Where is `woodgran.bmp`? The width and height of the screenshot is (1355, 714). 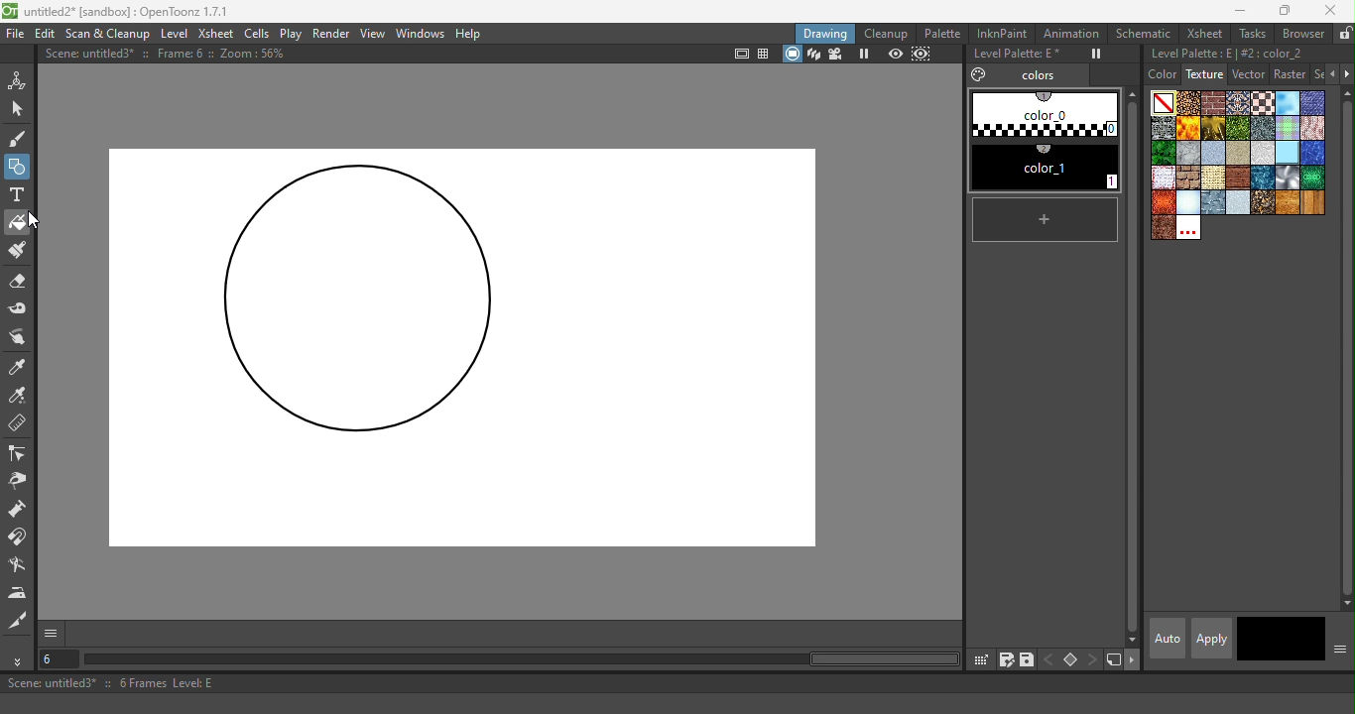 woodgran.bmp is located at coordinates (1288, 202).